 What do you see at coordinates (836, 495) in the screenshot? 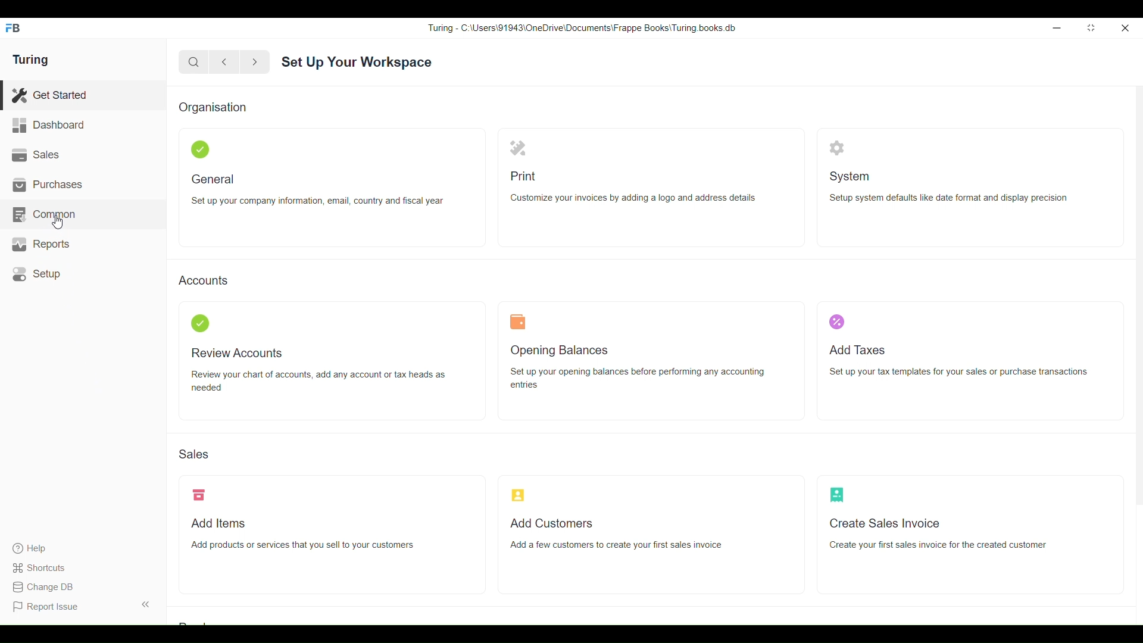
I see `Create Sales Invoice icon` at bounding box center [836, 495].